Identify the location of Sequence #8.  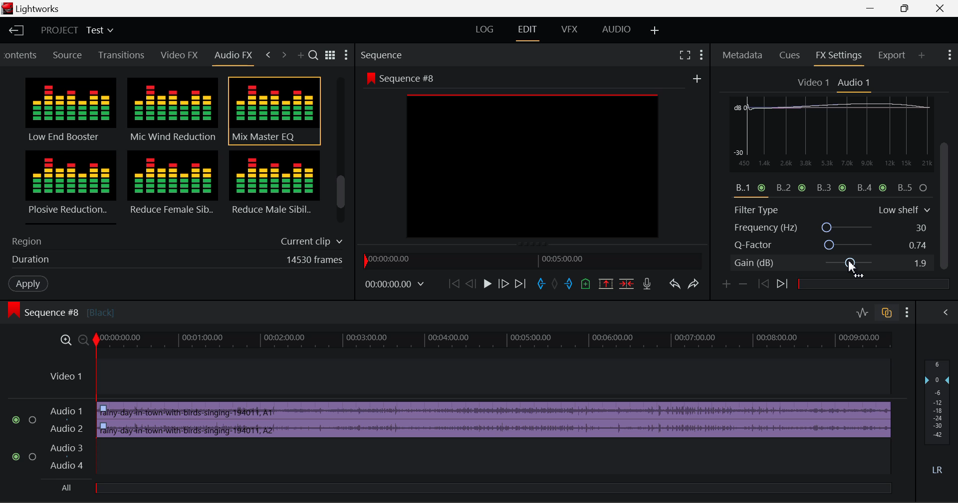
(77, 308).